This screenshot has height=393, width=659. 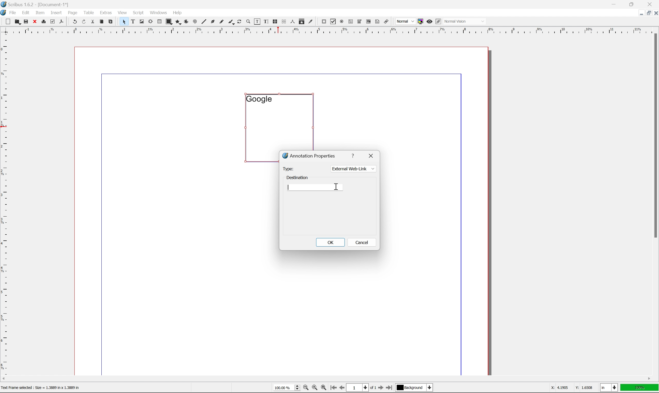 What do you see at coordinates (53, 21) in the screenshot?
I see `preflight verifier` at bounding box center [53, 21].